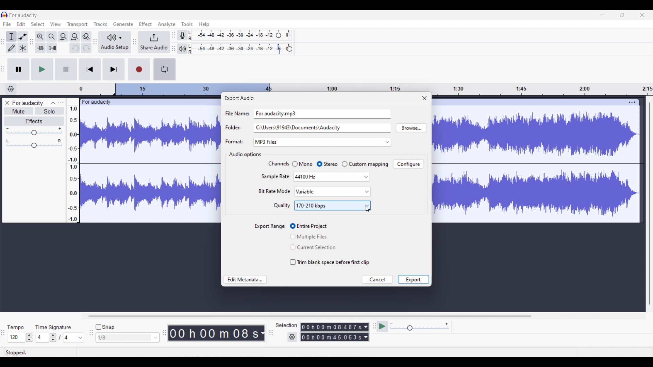 Image resolution: width=653 pixels, height=367 pixels. Describe the element at coordinates (530, 161) in the screenshot. I see `Current track` at that location.